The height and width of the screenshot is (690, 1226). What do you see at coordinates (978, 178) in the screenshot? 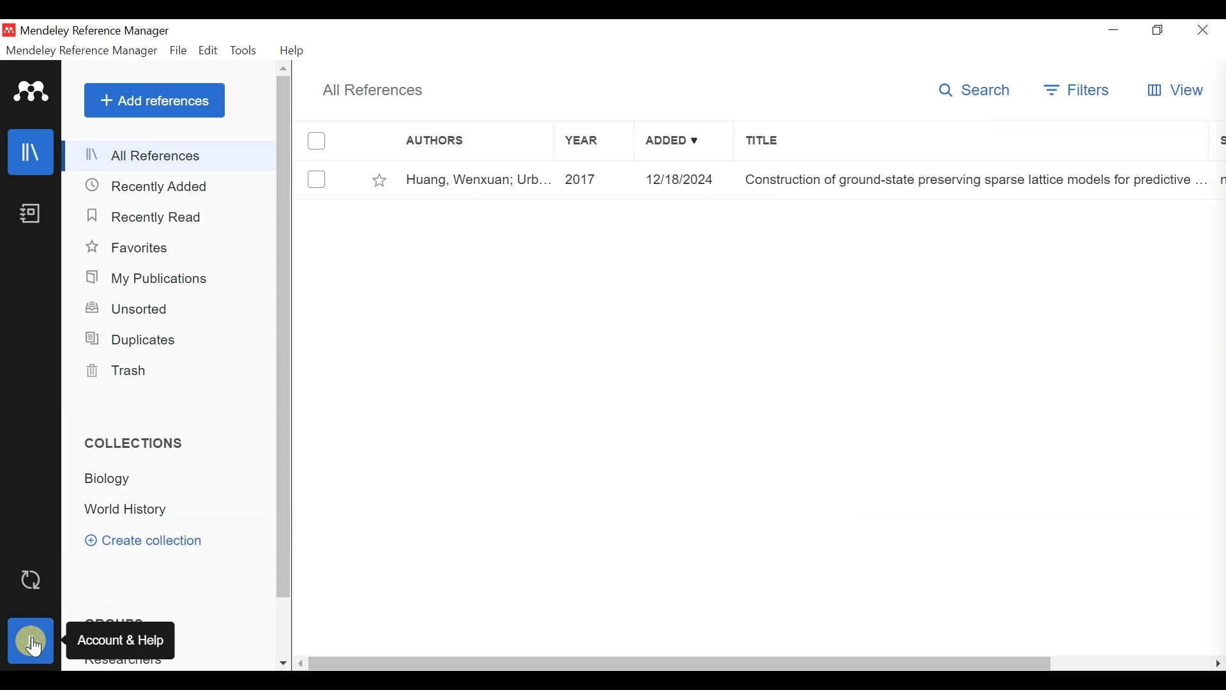
I see `Construction of ground-state preserving sparse lattice models for predictive ...` at bounding box center [978, 178].